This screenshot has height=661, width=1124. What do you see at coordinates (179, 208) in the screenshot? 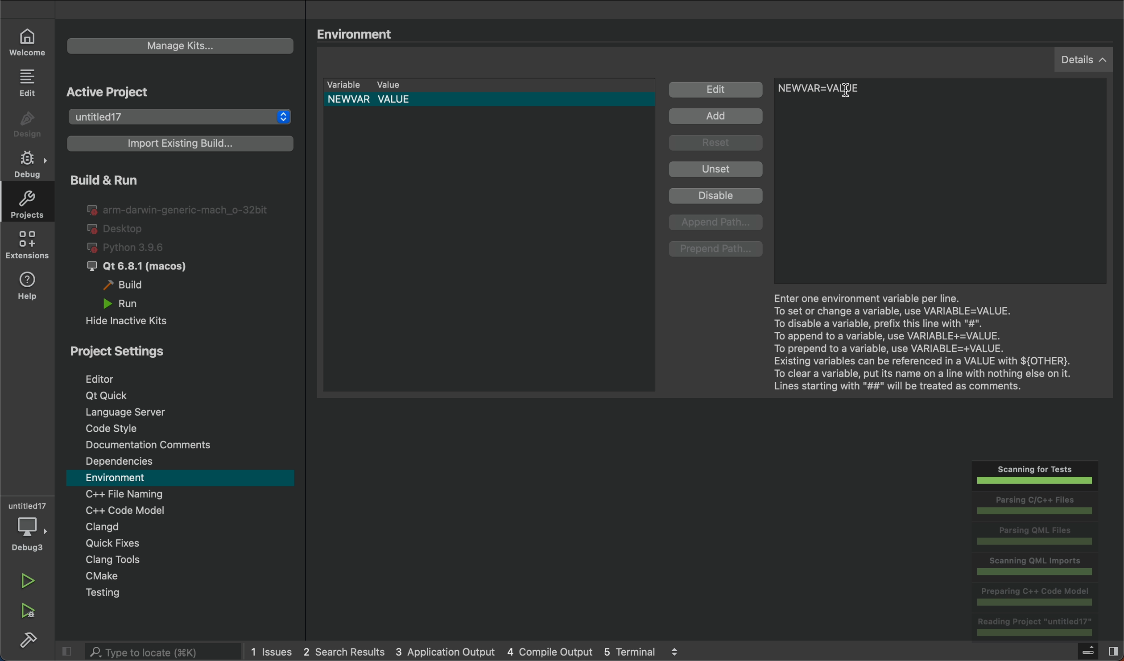
I see `I@ arm-darwin-generic-mach_o-32bit` at bounding box center [179, 208].